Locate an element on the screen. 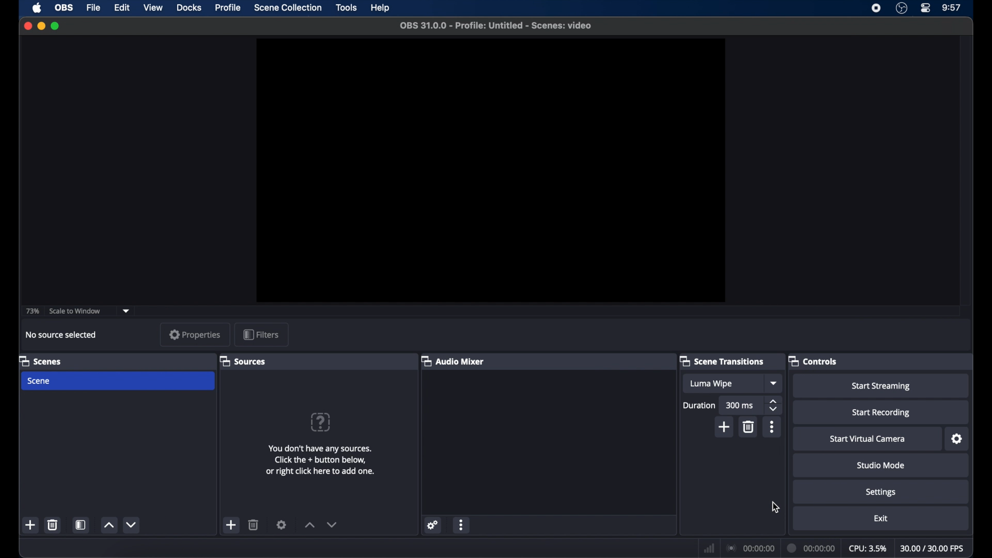  studio mode is located at coordinates (881, 466).